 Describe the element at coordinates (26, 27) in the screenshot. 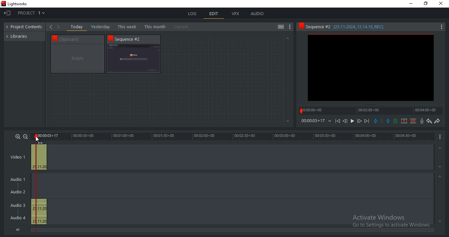

I see `project` at that location.